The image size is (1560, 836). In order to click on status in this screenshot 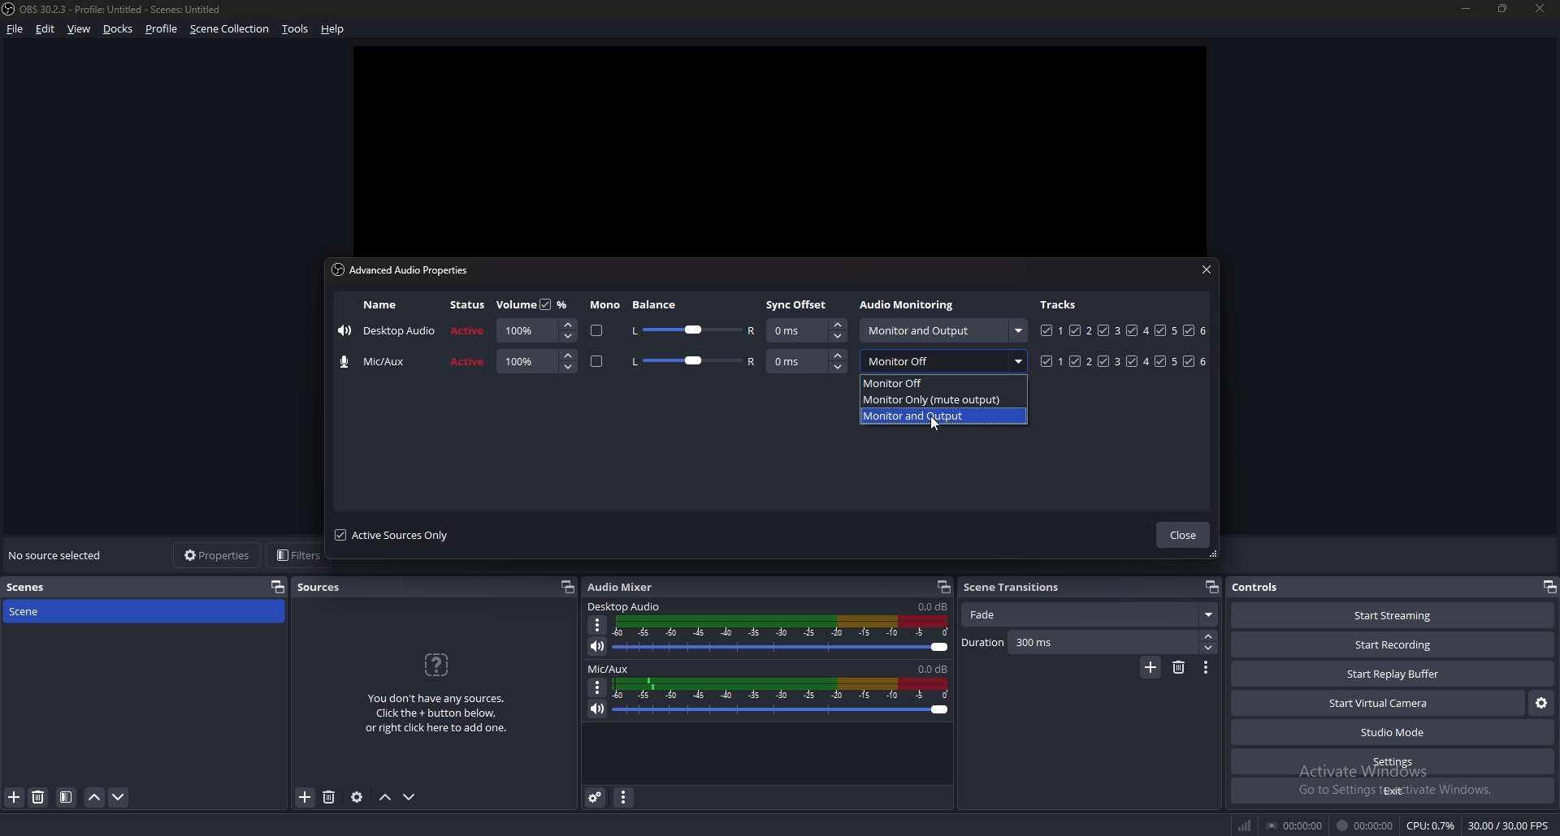, I will do `click(469, 330)`.